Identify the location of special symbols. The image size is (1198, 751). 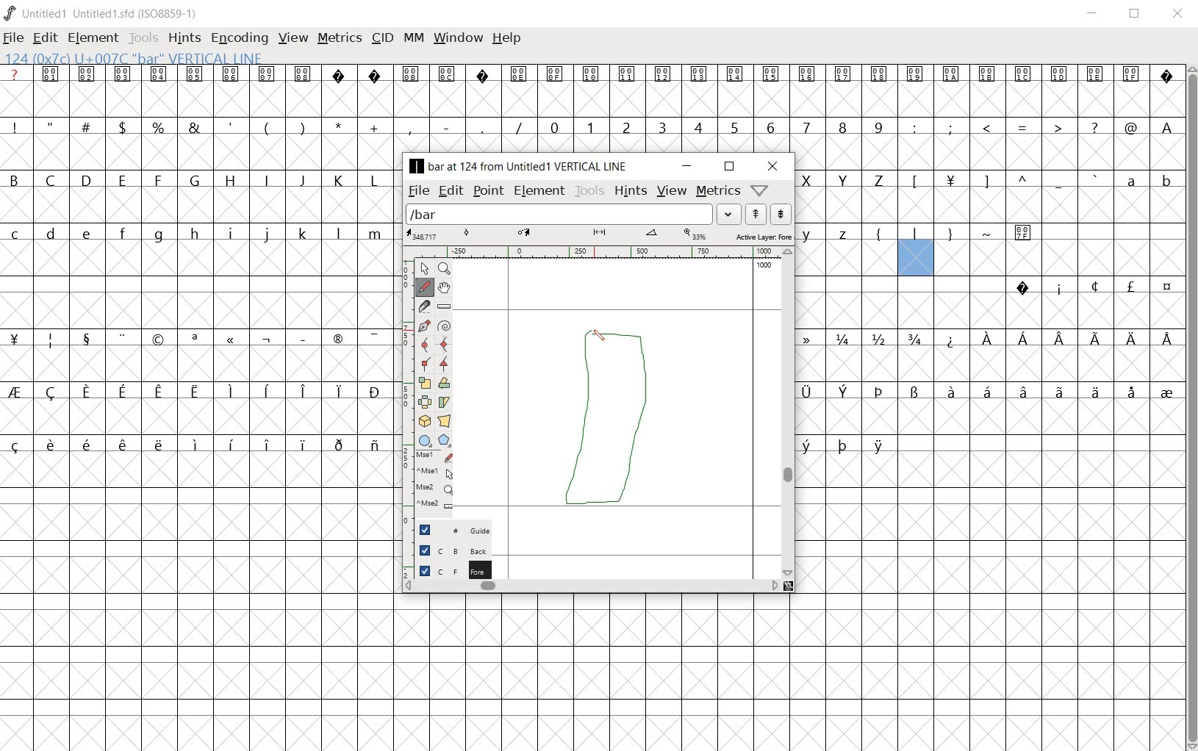
(592, 74).